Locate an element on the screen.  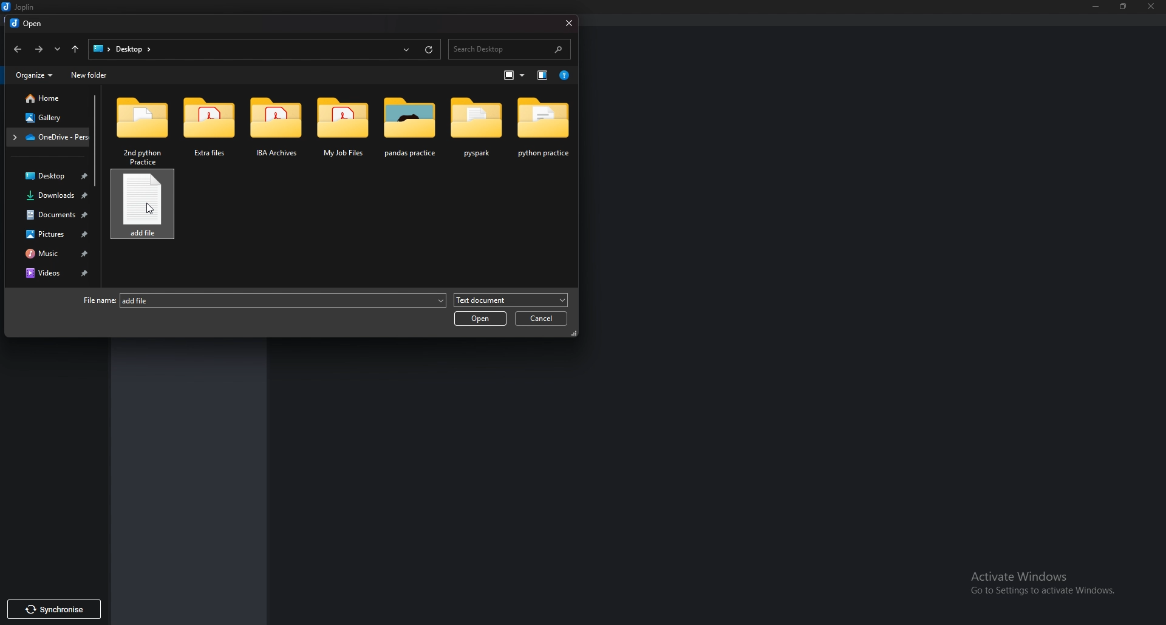
Documents is located at coordinates (55, 214).